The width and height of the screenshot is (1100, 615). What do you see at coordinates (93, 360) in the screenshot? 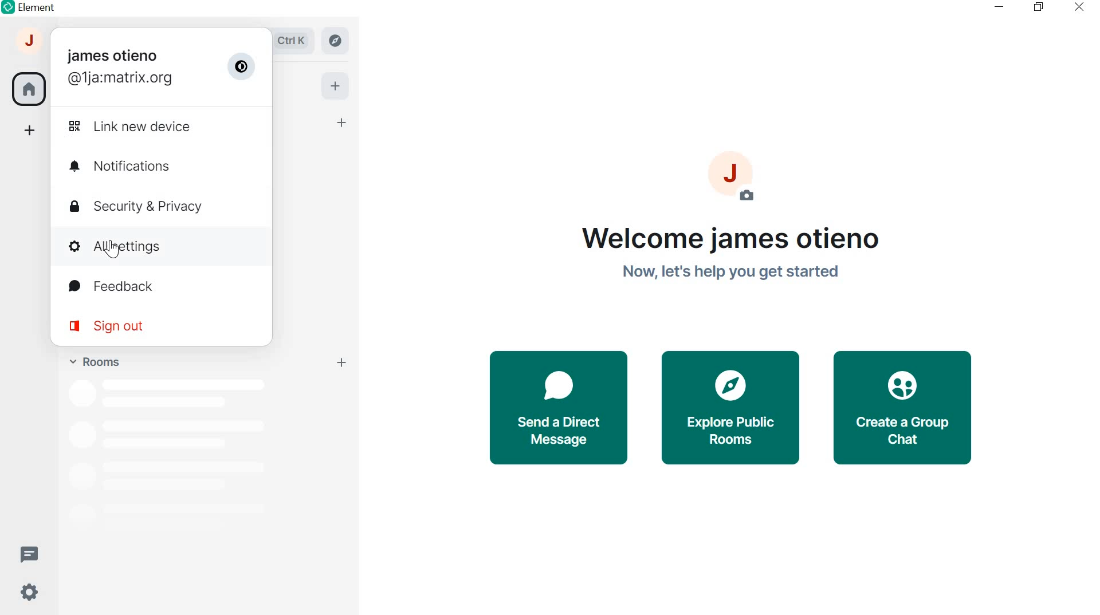
I see `ROOMS` at bounding box center [93, 360].